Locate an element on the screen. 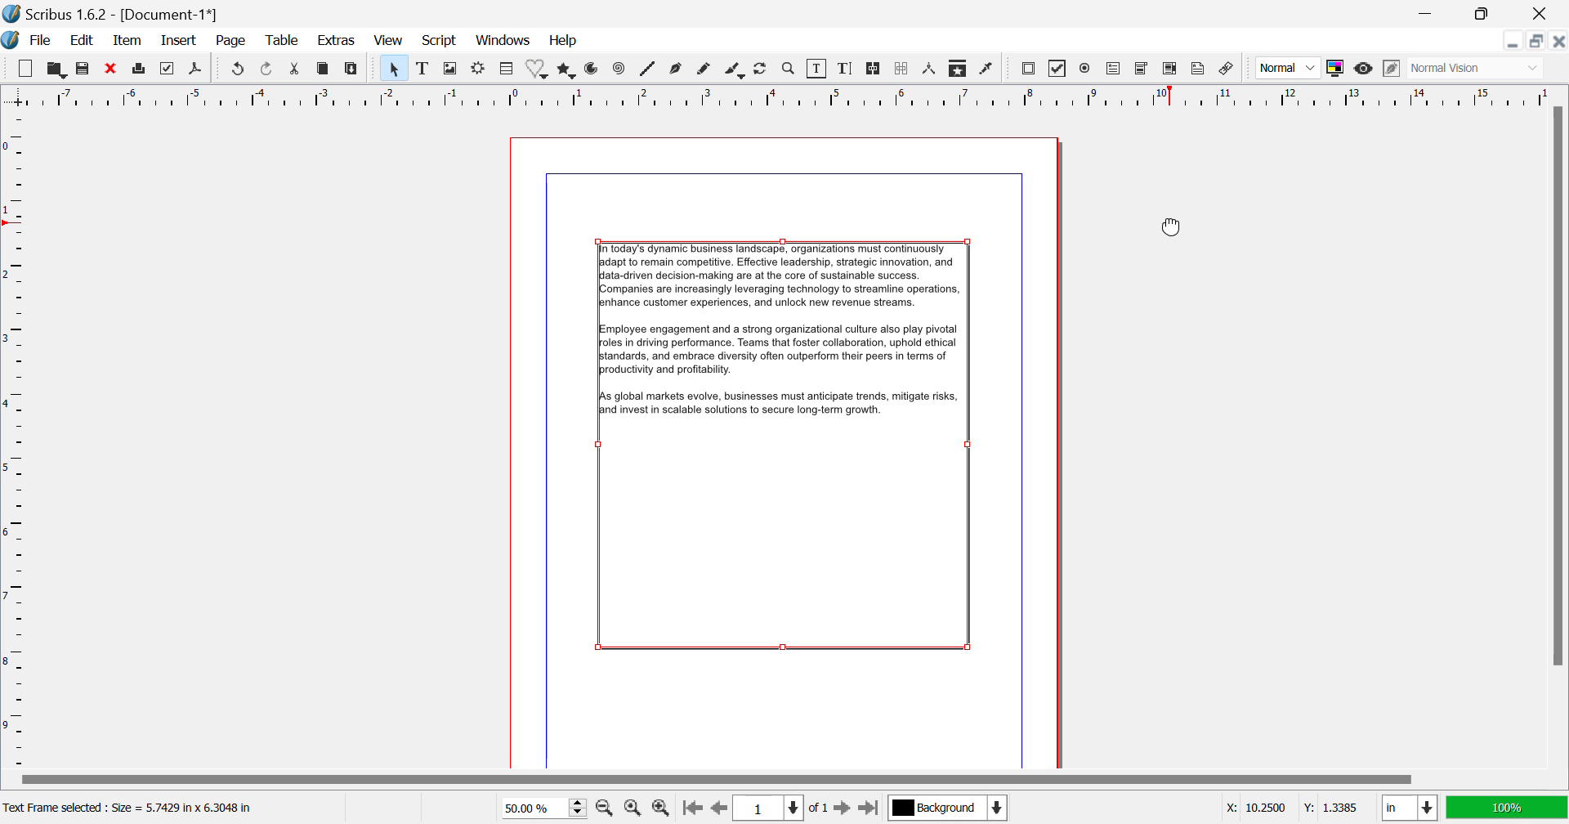 The height and width of the screenshot is (824, 1569). Select is located at coordinates (396, 67).